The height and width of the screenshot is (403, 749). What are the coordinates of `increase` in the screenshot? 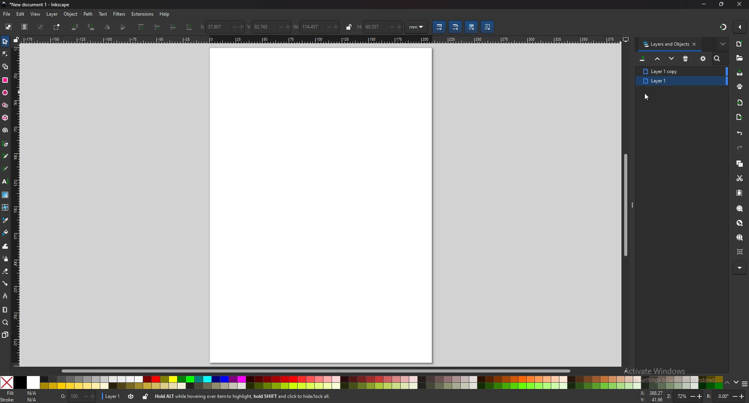 It's located at (399, 27).